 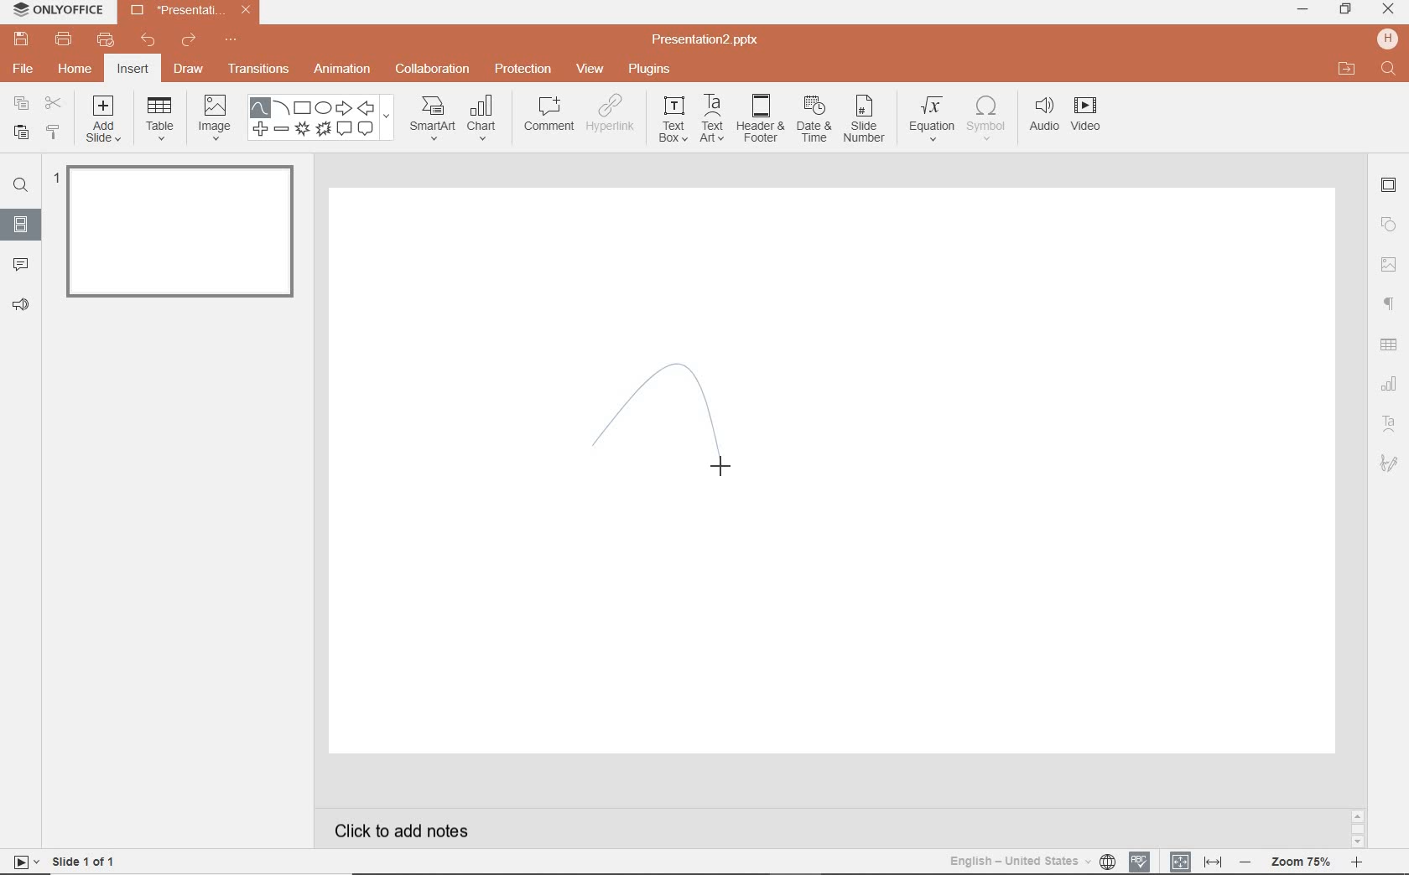 I want to click on Presentation2.pptx, so click(x=707, y=42).